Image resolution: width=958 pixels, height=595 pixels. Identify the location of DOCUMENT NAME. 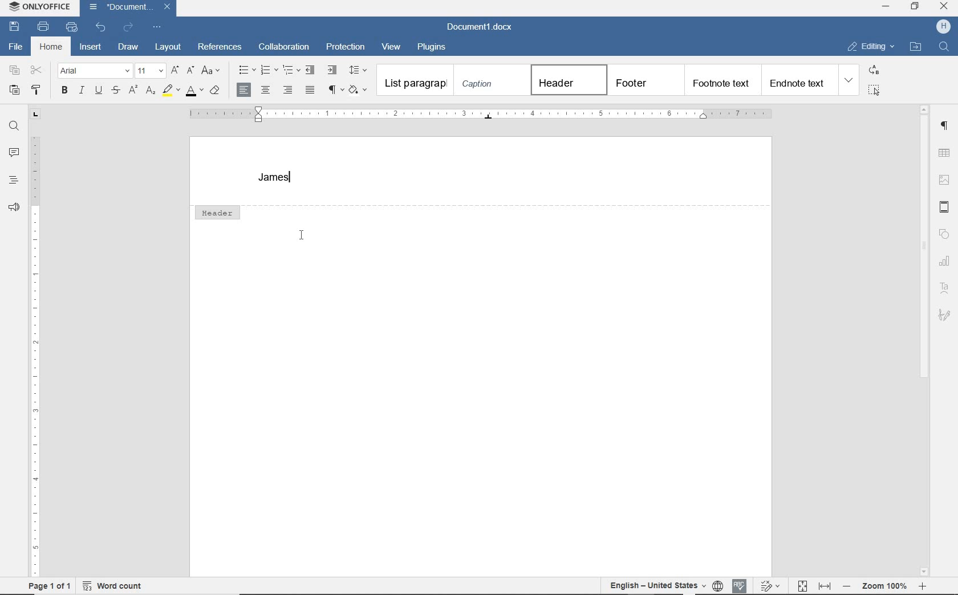
(480, 28).